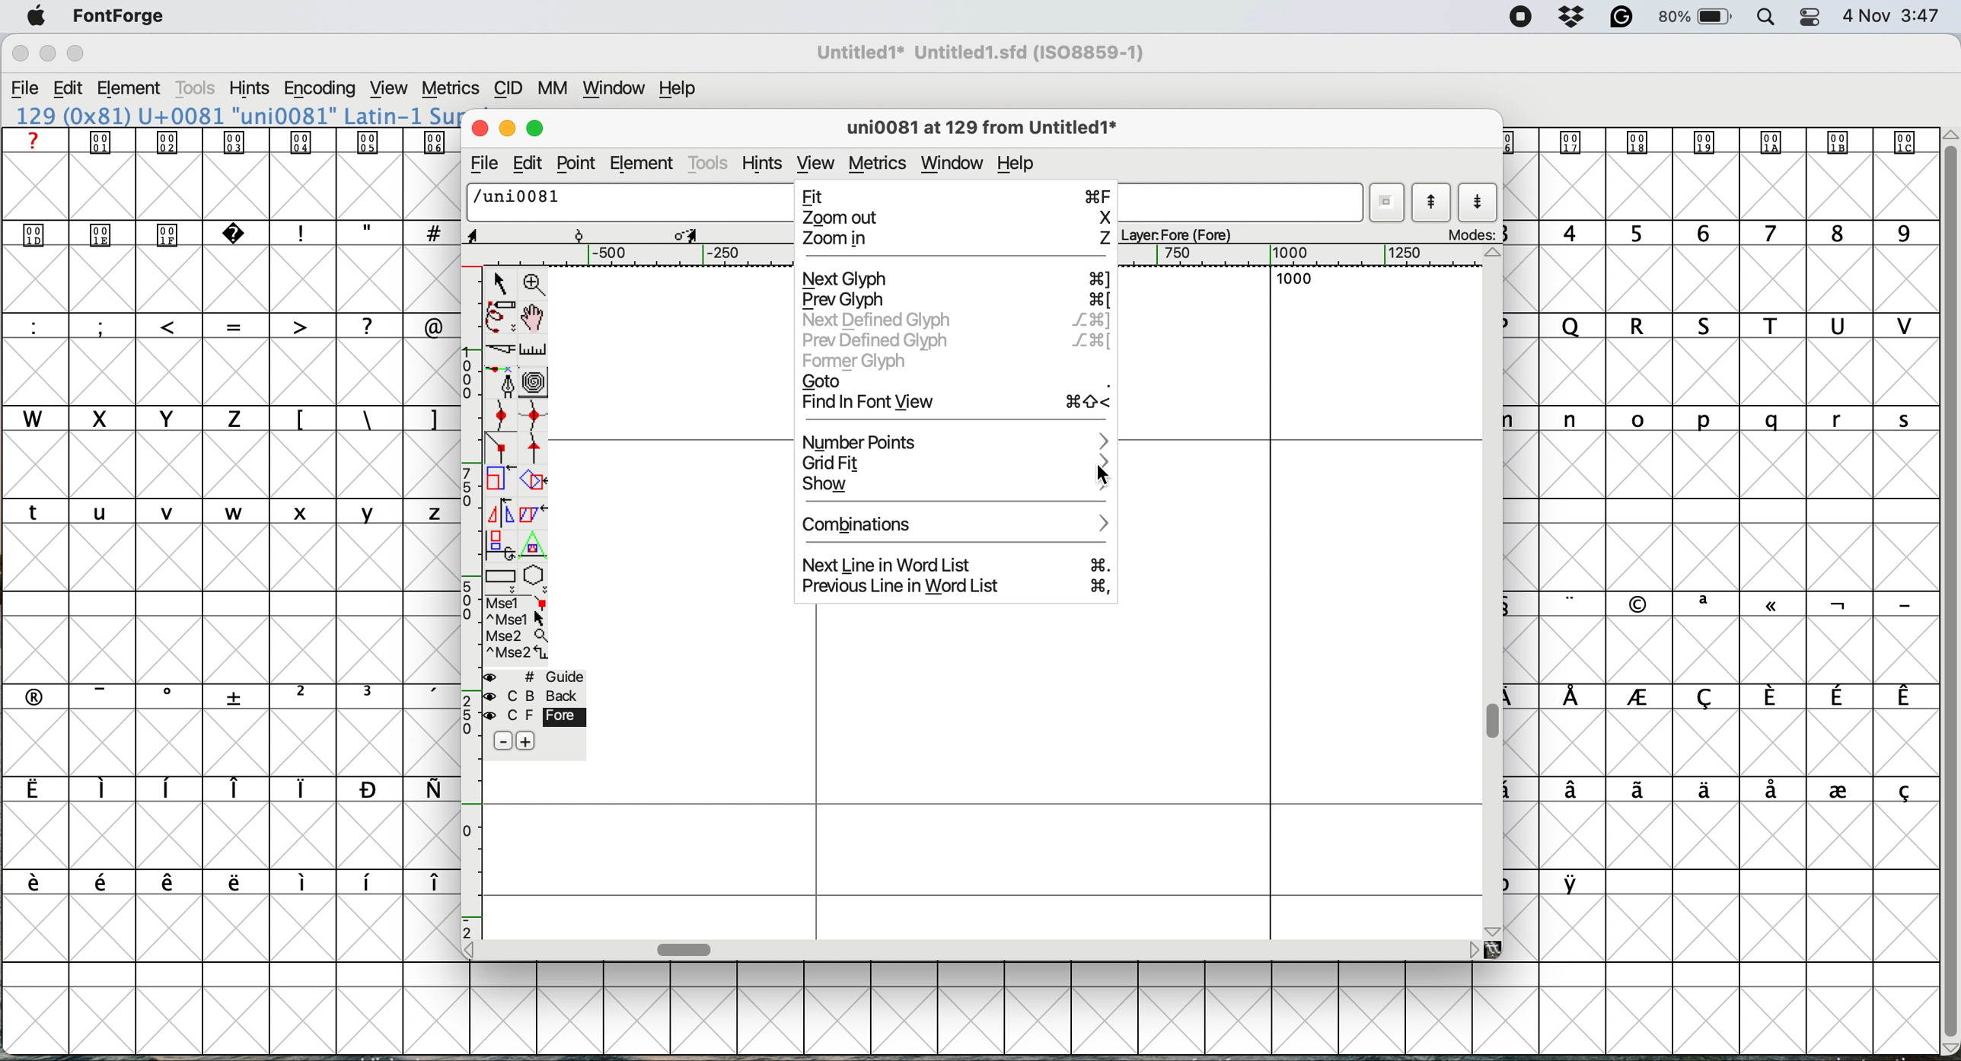  What do you see at coordinates (952, 163) in the screenshot?
I see `window` at bounding box center [952, 163].